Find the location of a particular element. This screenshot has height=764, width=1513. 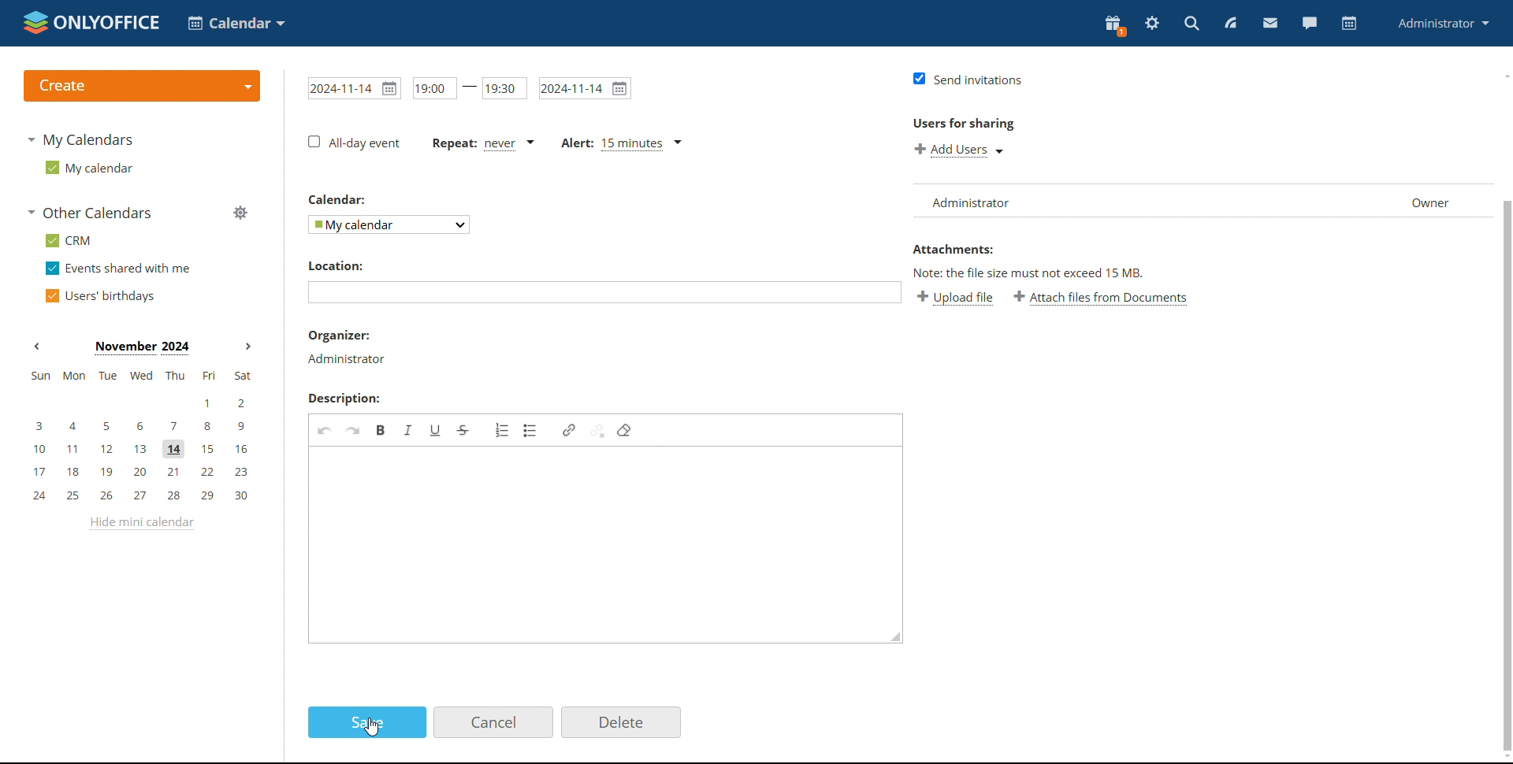

current month is located at coordinates (142, 349).